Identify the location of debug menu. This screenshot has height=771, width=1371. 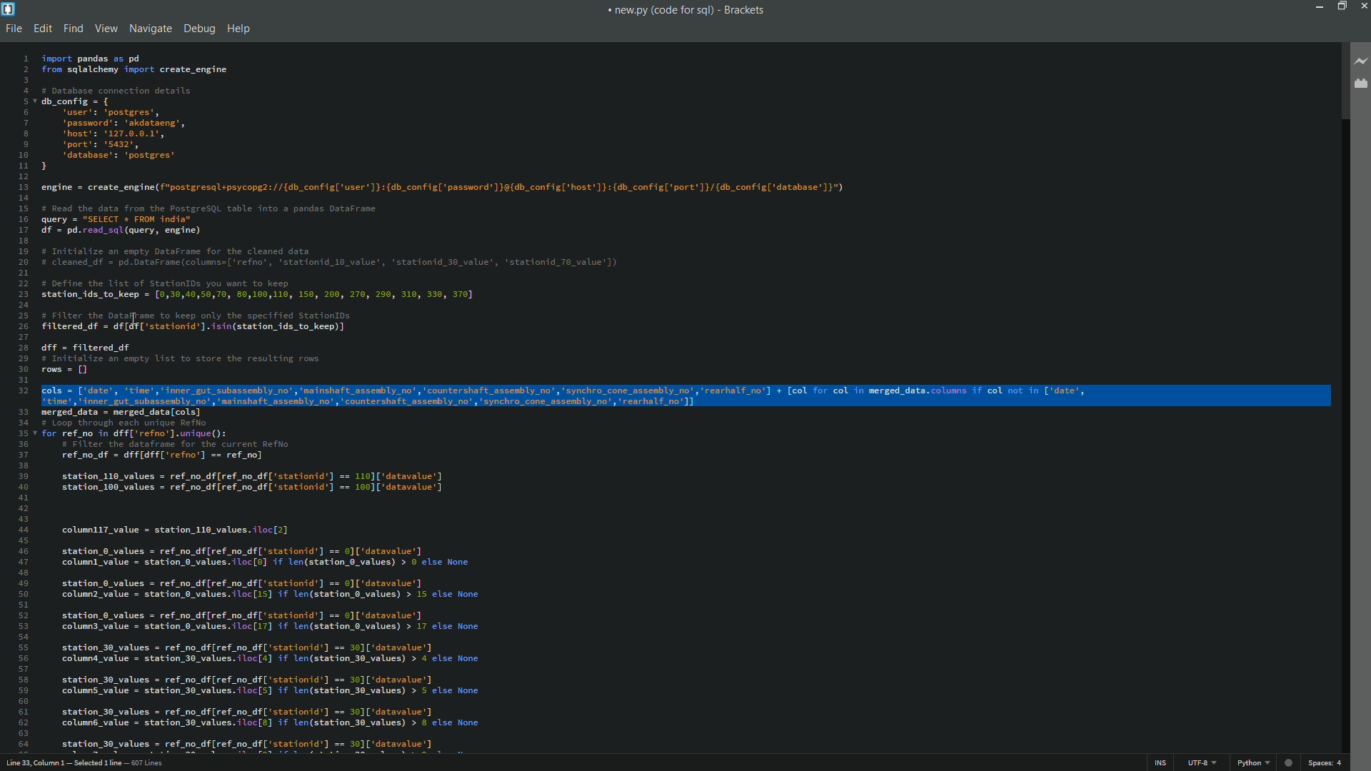
(199, 29).